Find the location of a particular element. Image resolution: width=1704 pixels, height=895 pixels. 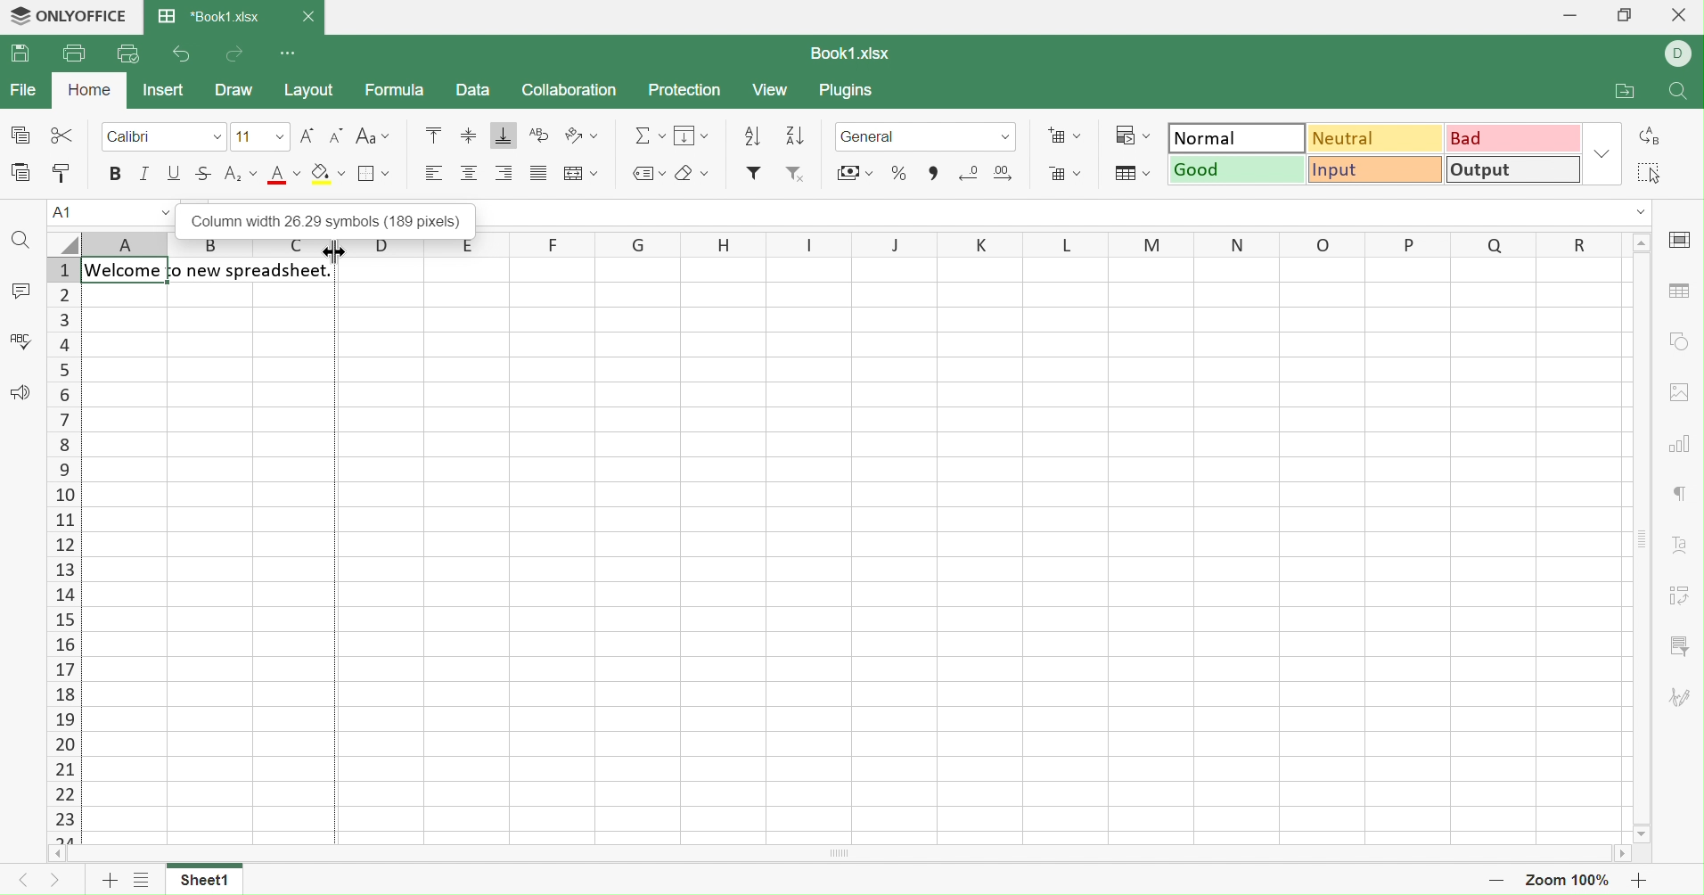

Plugins is located at coordinates (850, 92).